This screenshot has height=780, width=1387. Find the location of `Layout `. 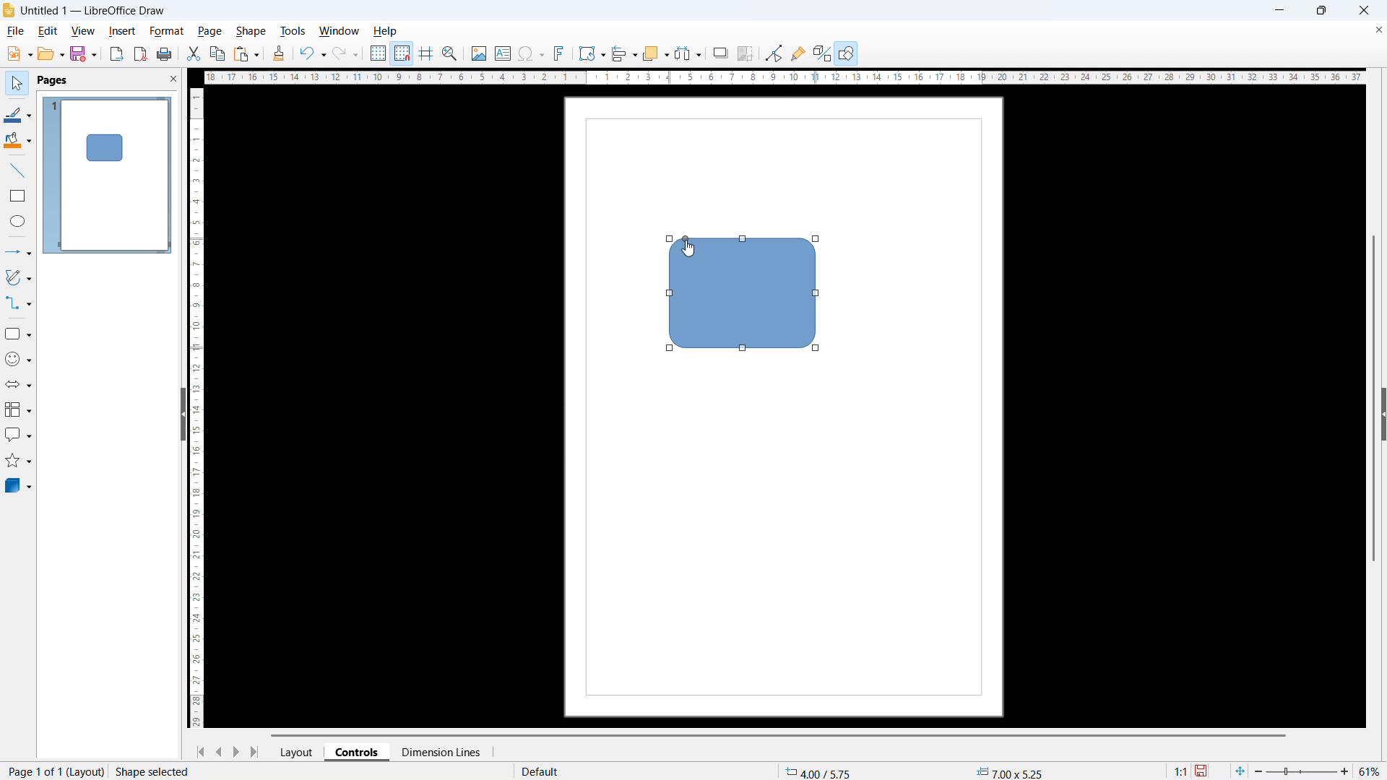

Layout  is located at coordinates (298, 752).